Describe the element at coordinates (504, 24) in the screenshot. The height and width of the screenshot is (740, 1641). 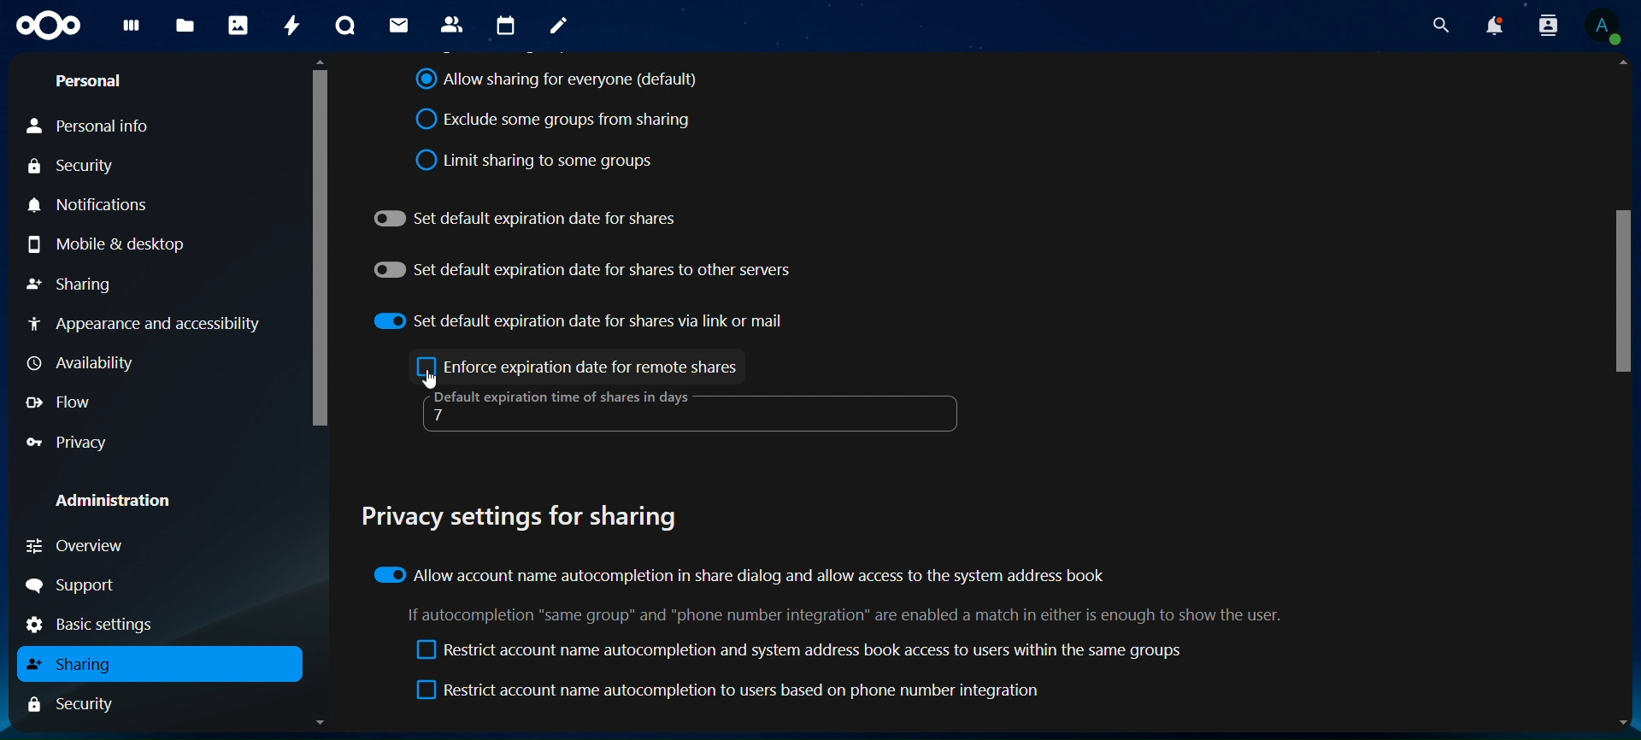
I see `calendar` at that location.